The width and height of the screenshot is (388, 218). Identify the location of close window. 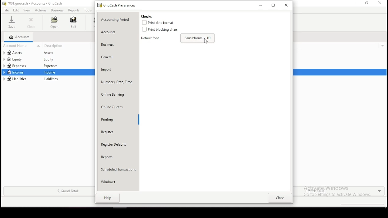
(286, 5).